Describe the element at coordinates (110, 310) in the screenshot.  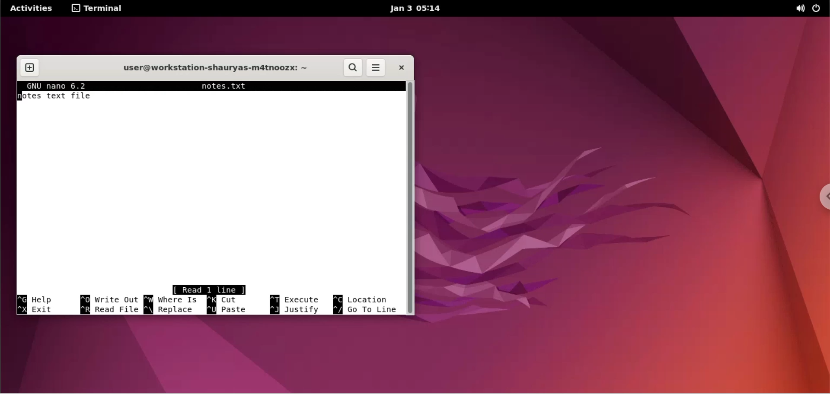
I see `^ R read file` at that location.